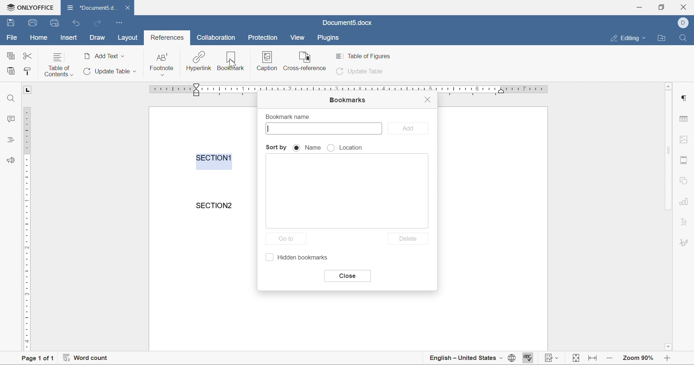 The width and height of the screenshot is (694, 365). Describe the element at coordinates (10, 139) in the screenshot. I see `headings` at that location.